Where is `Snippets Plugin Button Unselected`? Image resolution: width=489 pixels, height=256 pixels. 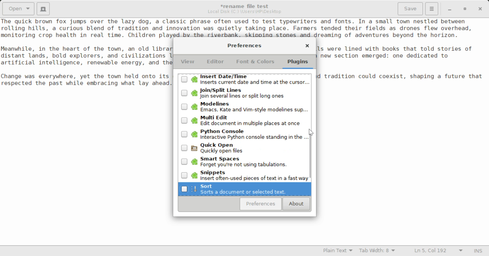 Snippets Plugin Button Unselected is located at coordinates (243, 175).